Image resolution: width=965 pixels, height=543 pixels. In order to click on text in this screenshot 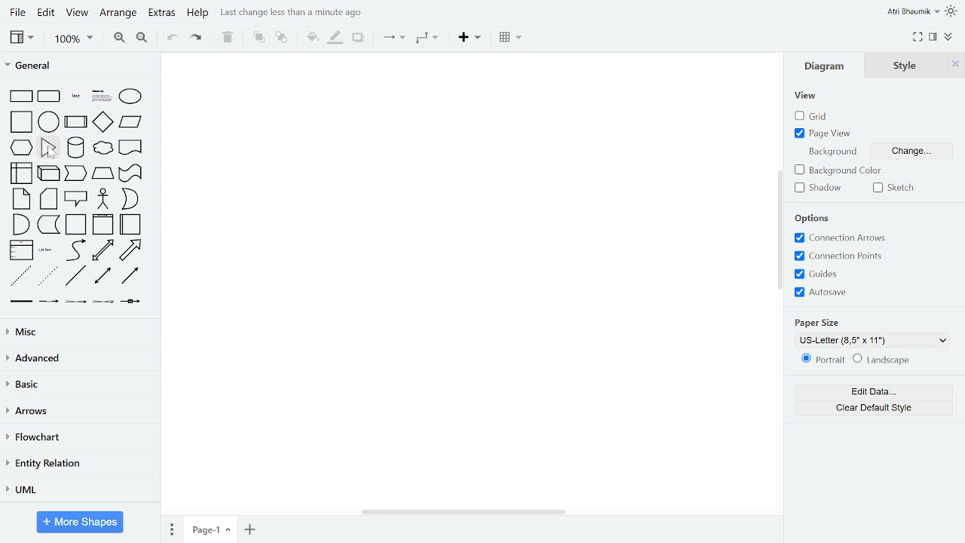, I will do `click(75, 97)`.